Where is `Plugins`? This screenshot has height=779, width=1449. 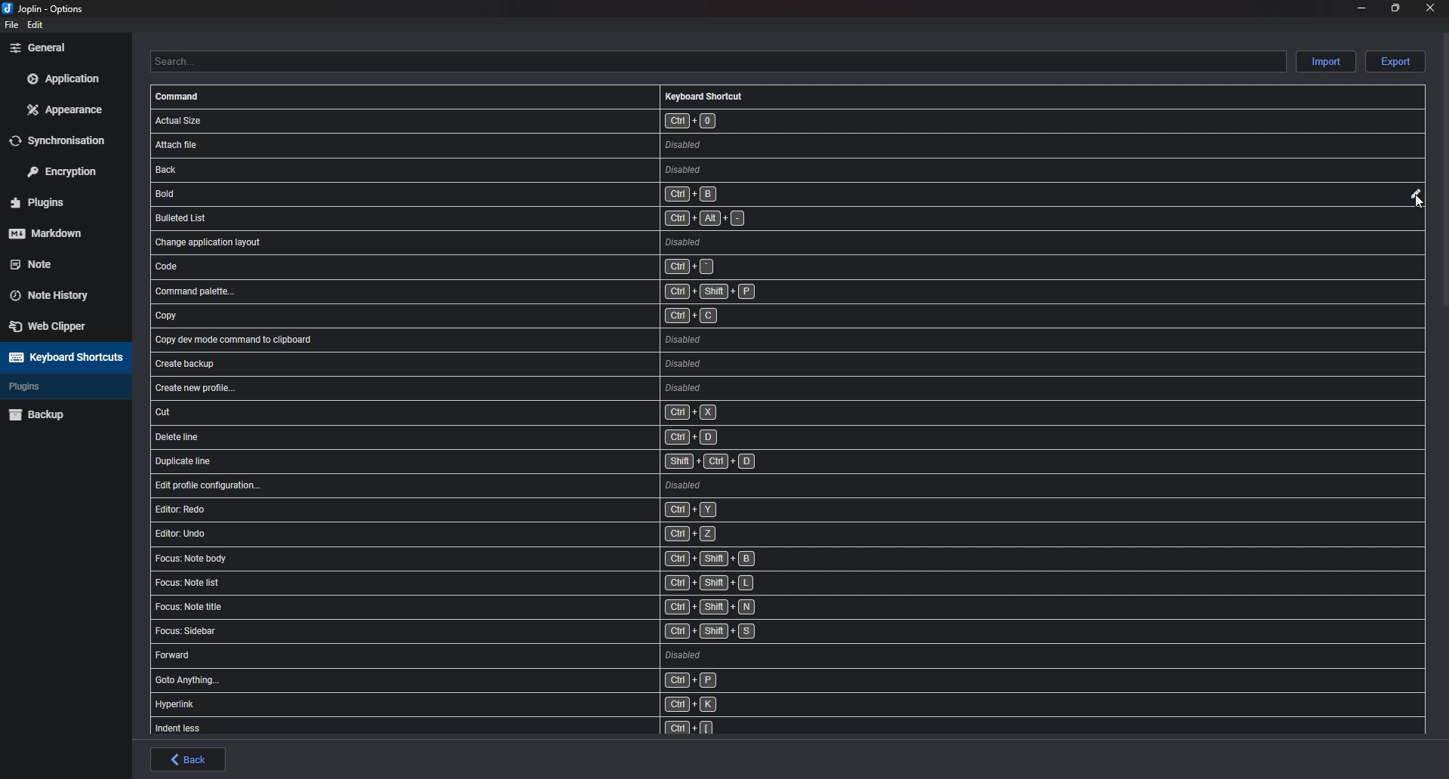
Plugins is located at coordinates (54, 386).